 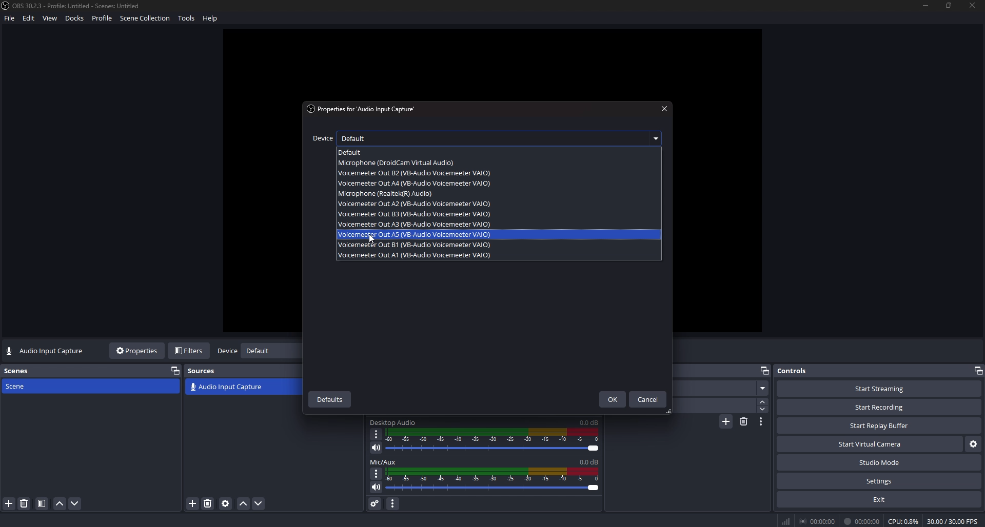 What do you see at coordinates (973, 7) in the screenshot?
I see `close` at bounding box center [973, 7].